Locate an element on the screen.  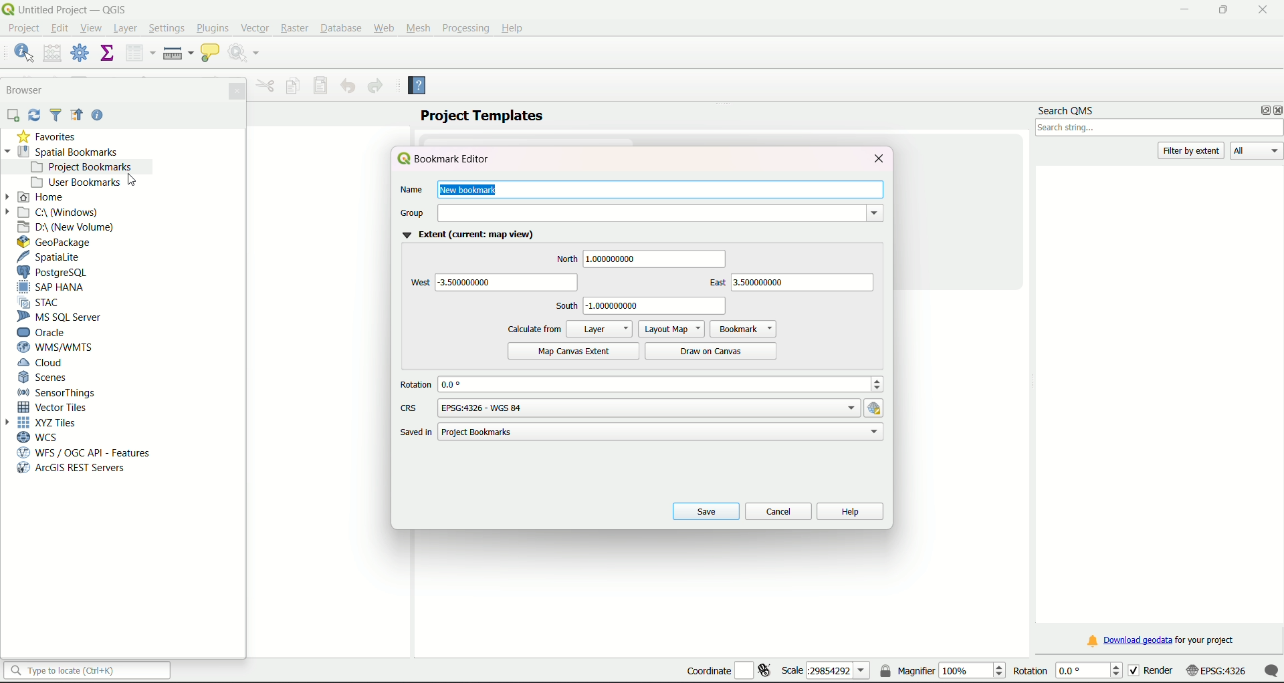
minimize is located at coordinates (1182, 10).